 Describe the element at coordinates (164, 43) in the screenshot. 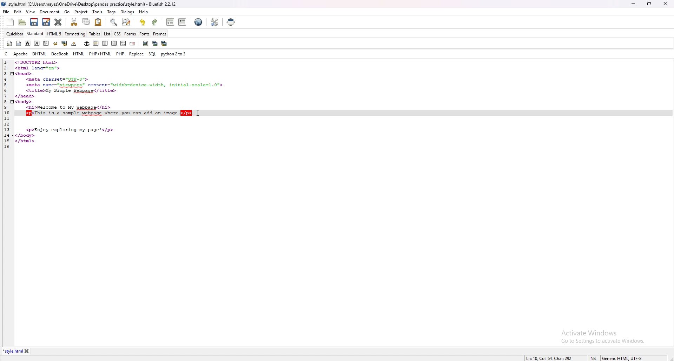

I see `multi thumbnail` at that location.